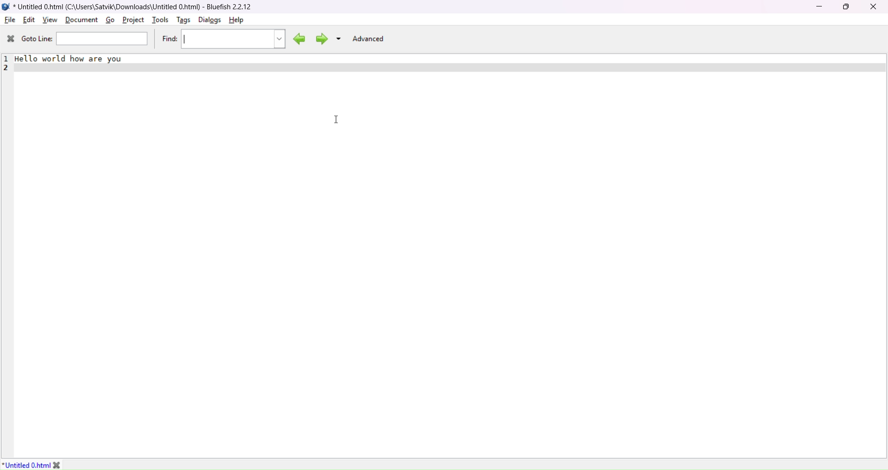  What do you see at coordinates (109, 19) in the screenshot?
I see `go` at bounding box center [109, 19].